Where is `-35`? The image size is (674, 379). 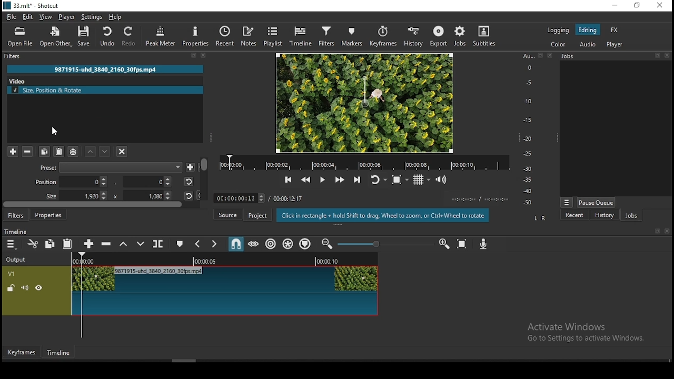 -35 is located at coordinates (527, 178).